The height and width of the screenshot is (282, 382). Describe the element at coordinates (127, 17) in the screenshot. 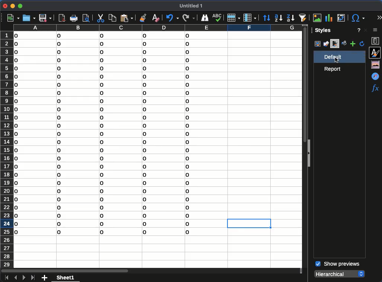

I see `paste` at that location.